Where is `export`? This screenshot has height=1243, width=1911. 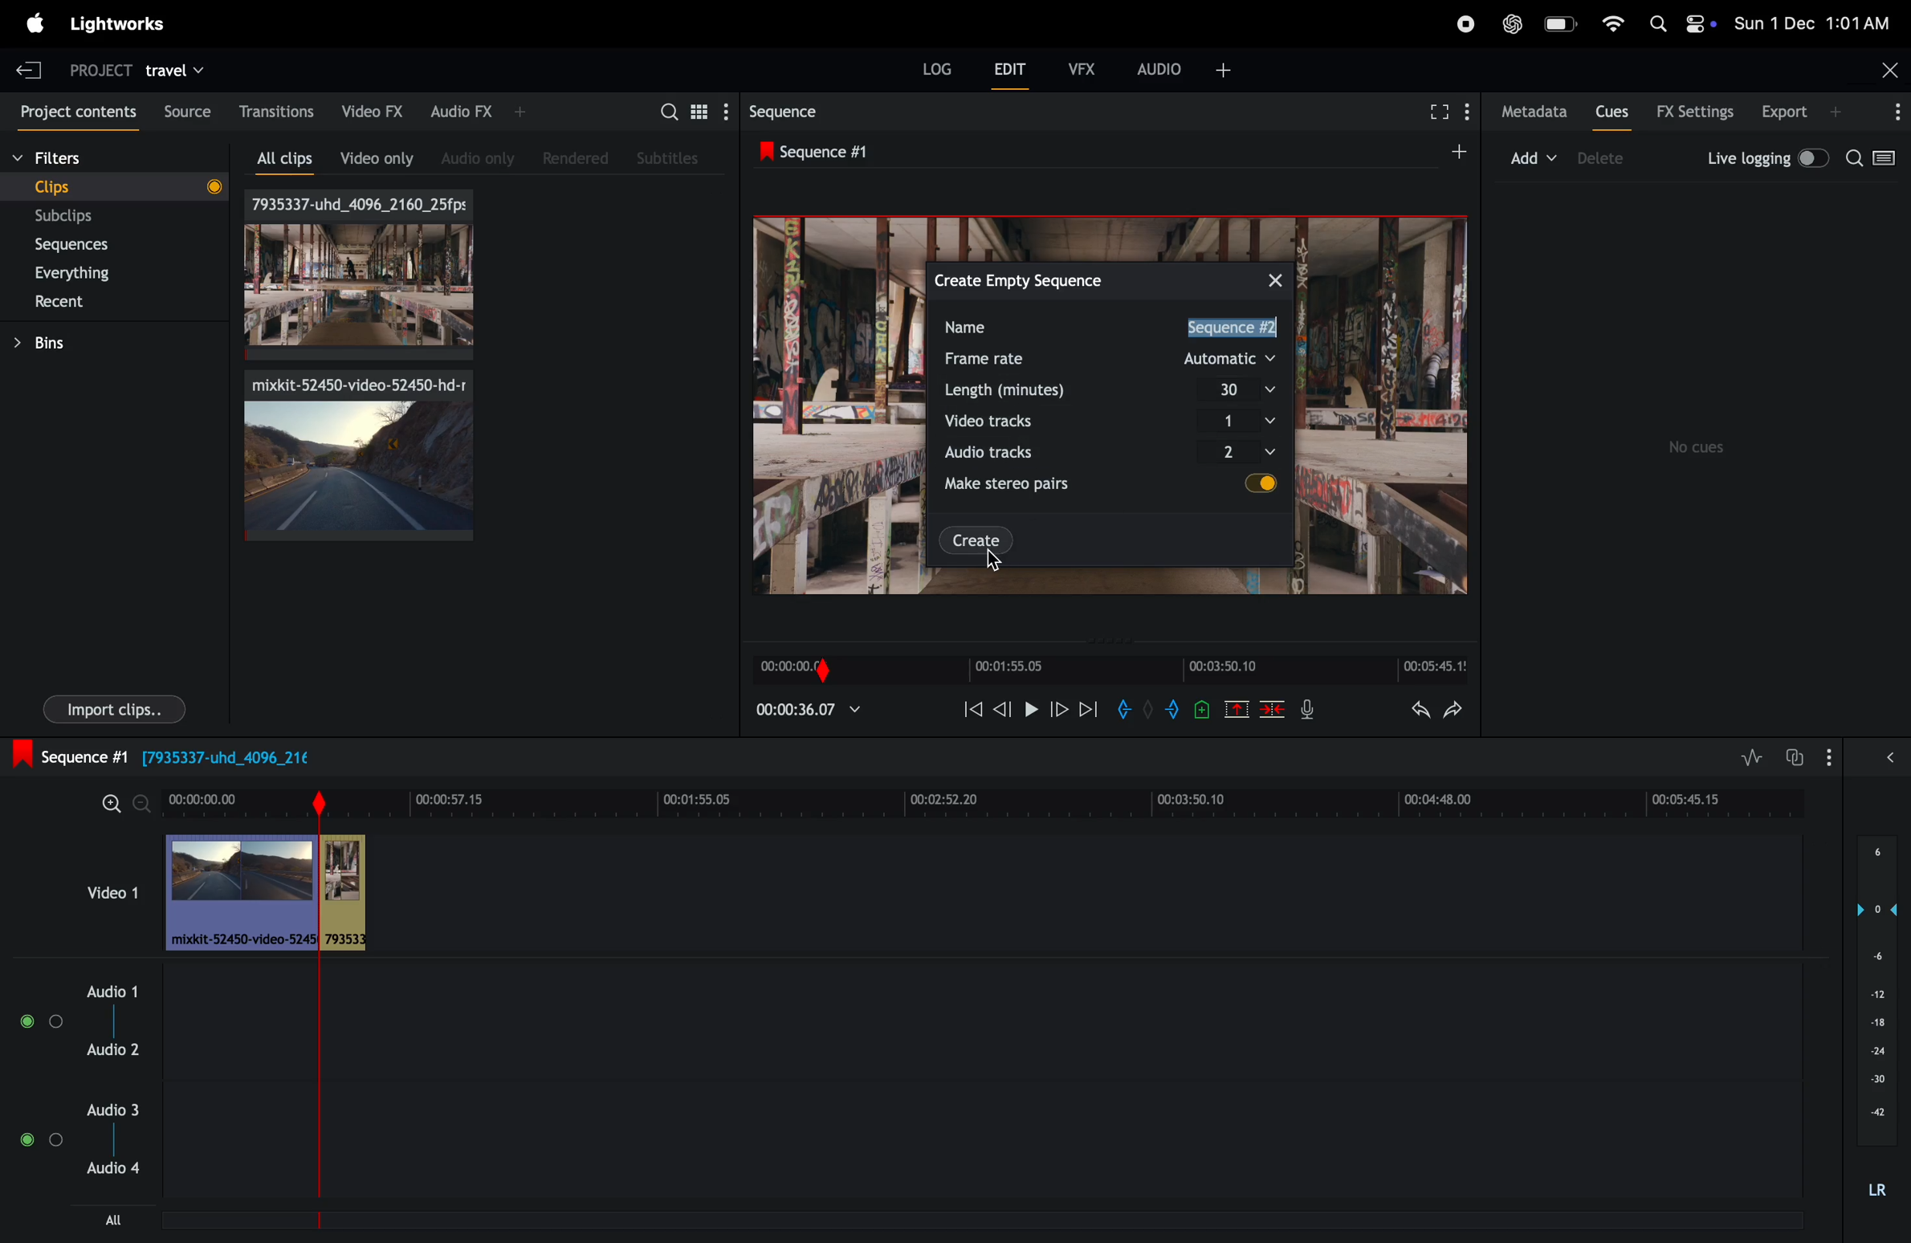
export is located at coordinates (1802, 111).